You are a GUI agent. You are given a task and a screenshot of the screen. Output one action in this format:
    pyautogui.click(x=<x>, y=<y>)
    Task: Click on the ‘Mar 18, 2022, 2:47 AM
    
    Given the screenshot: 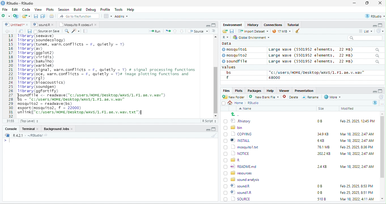 What is the action you would take?
    pyautogui.click(x=357, y=154)
    